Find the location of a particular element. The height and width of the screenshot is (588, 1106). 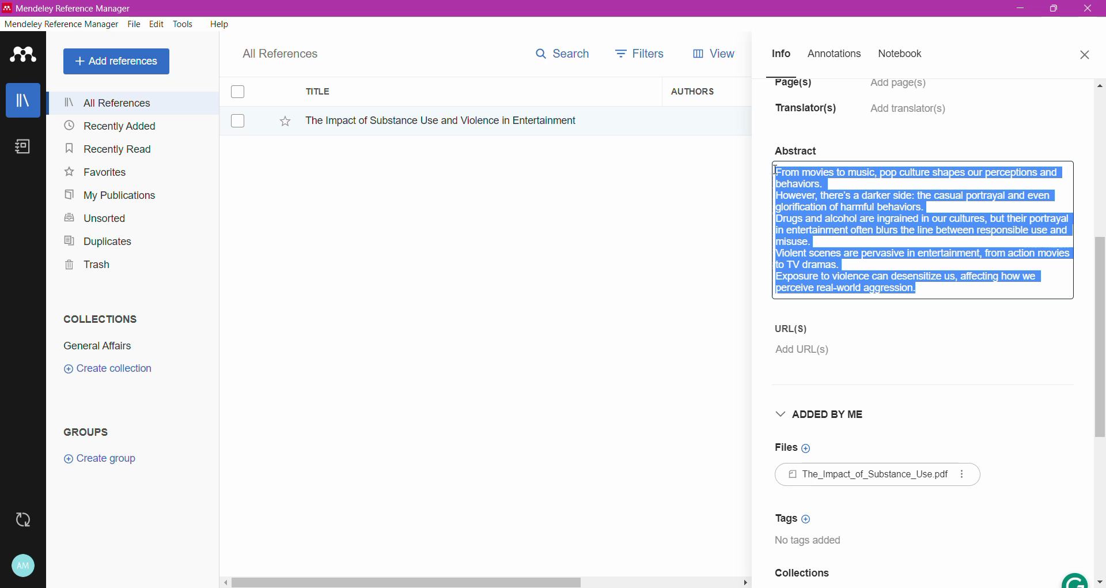

Info is located at coordinates (781, 53).